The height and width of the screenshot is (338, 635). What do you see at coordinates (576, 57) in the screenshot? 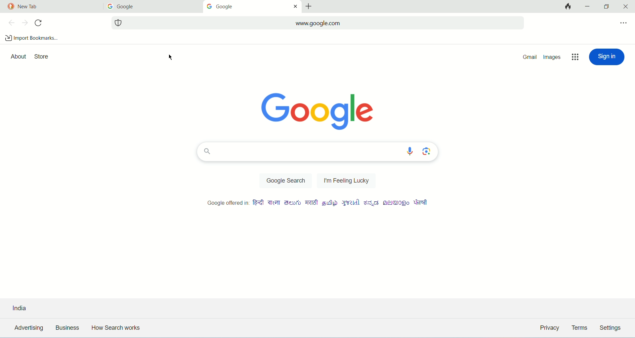
I see `options` at bounding box center [576, 57].